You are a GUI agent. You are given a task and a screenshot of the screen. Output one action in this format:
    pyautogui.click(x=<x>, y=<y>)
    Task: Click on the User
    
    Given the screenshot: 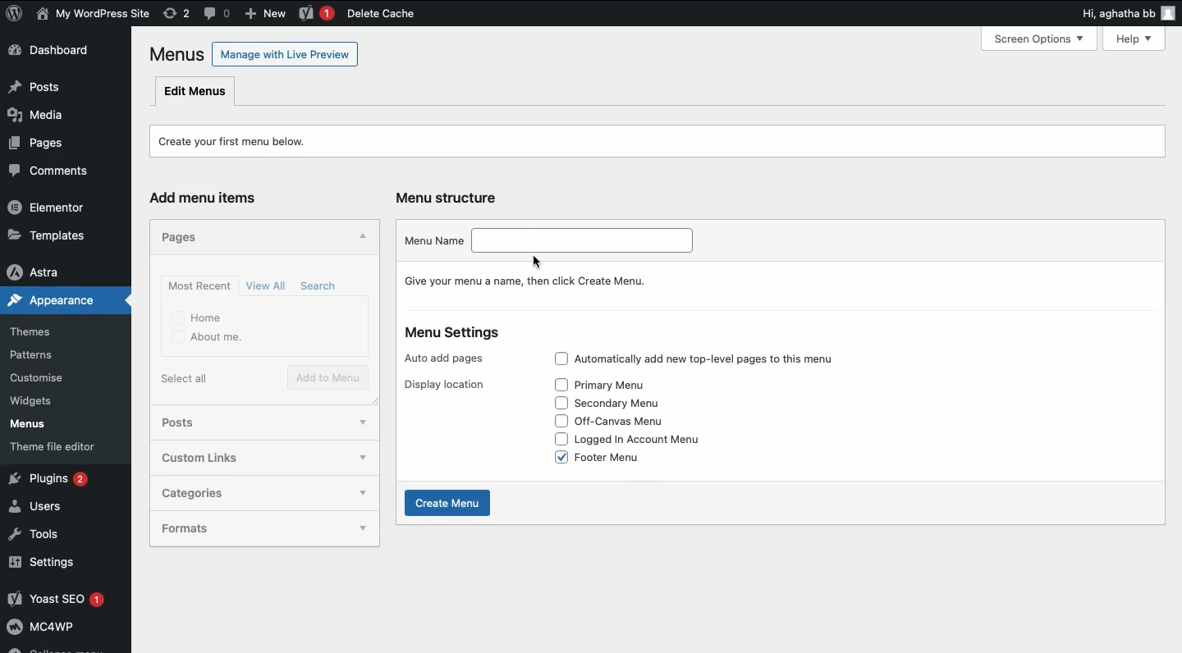 What is the action you would take?
    pyautogui.click(x=94, y=15)
    